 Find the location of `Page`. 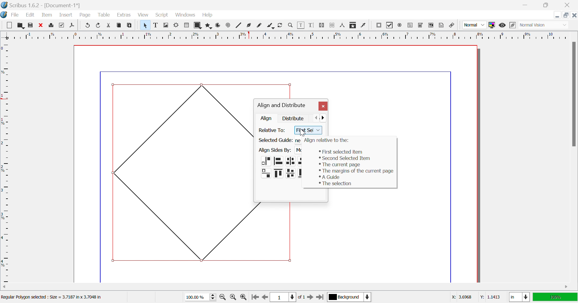

Page is located at coordinates (85, 15).